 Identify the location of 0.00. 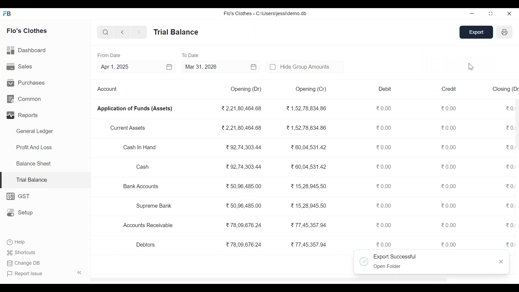
(510, 128).